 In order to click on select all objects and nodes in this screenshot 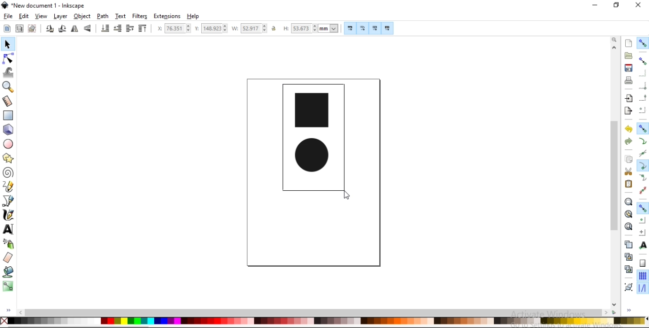, I will do `click(7, 29)`.